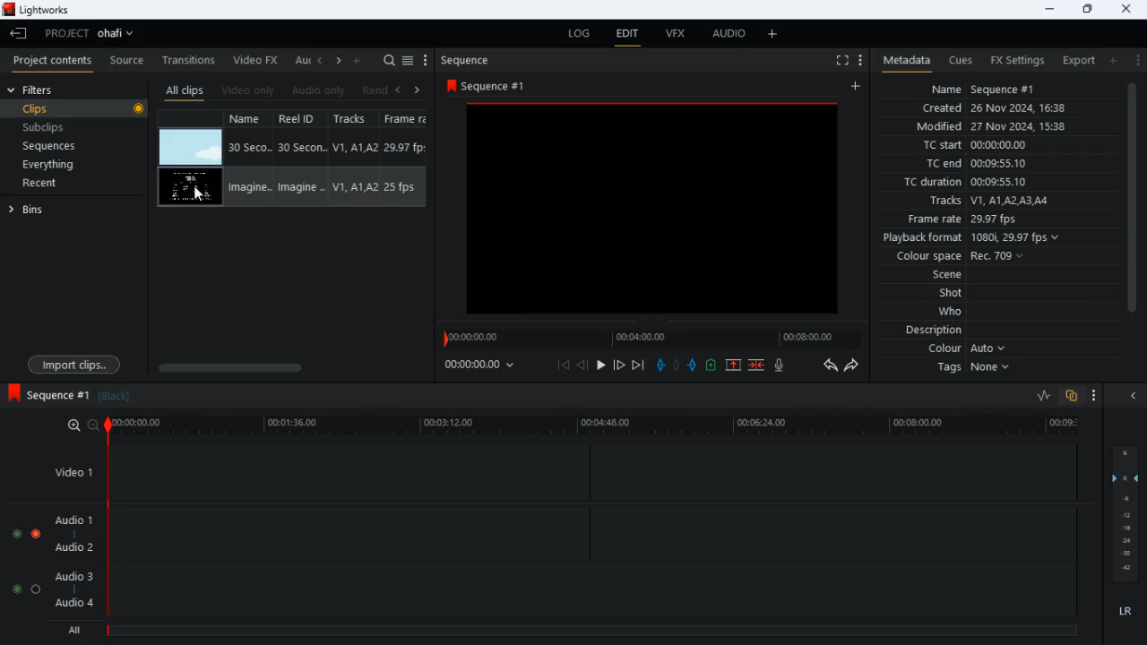 This screenshot has height=645, width=1147. What do you see at coordinates (321, 89) in the screenshot?
I see `audio only` at bounding box center [321, 89].